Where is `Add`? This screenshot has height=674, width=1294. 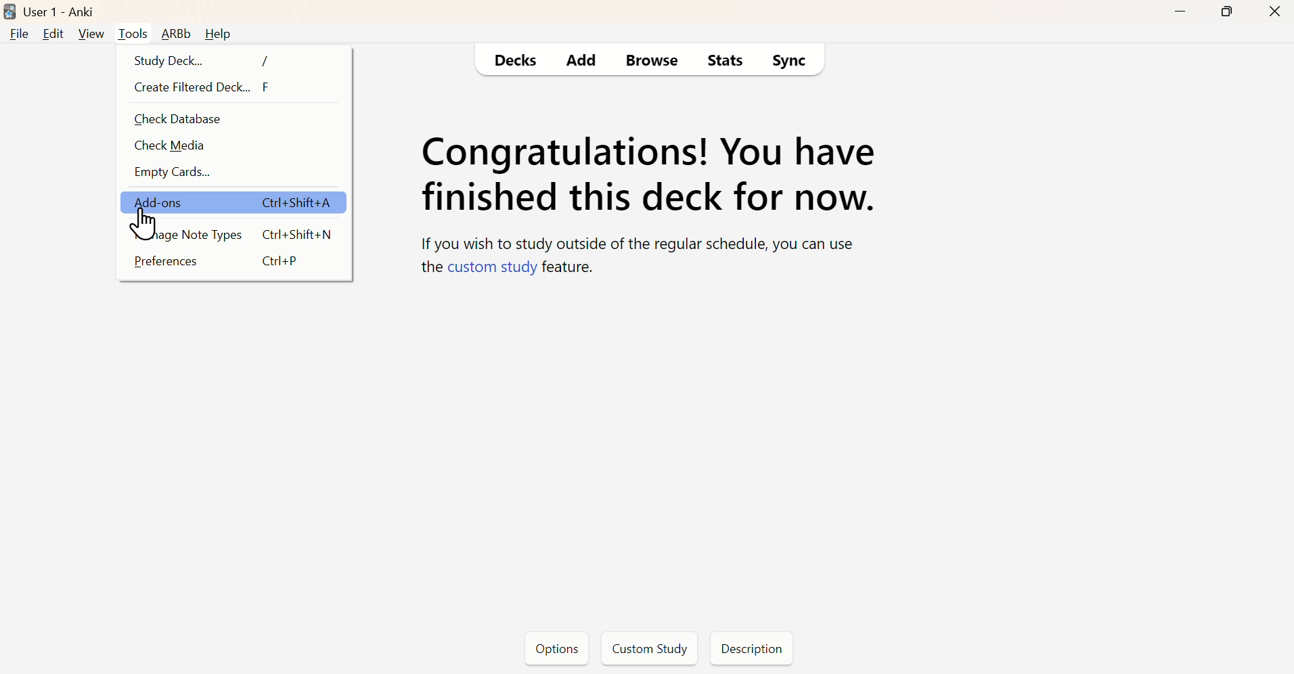 Add is located at coordinates (581, 62).